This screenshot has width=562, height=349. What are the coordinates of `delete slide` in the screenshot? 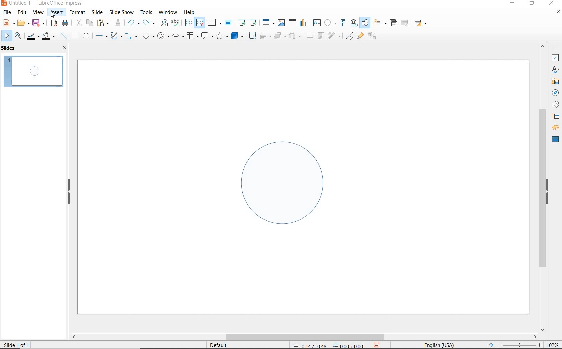 It's located at (405, 23).